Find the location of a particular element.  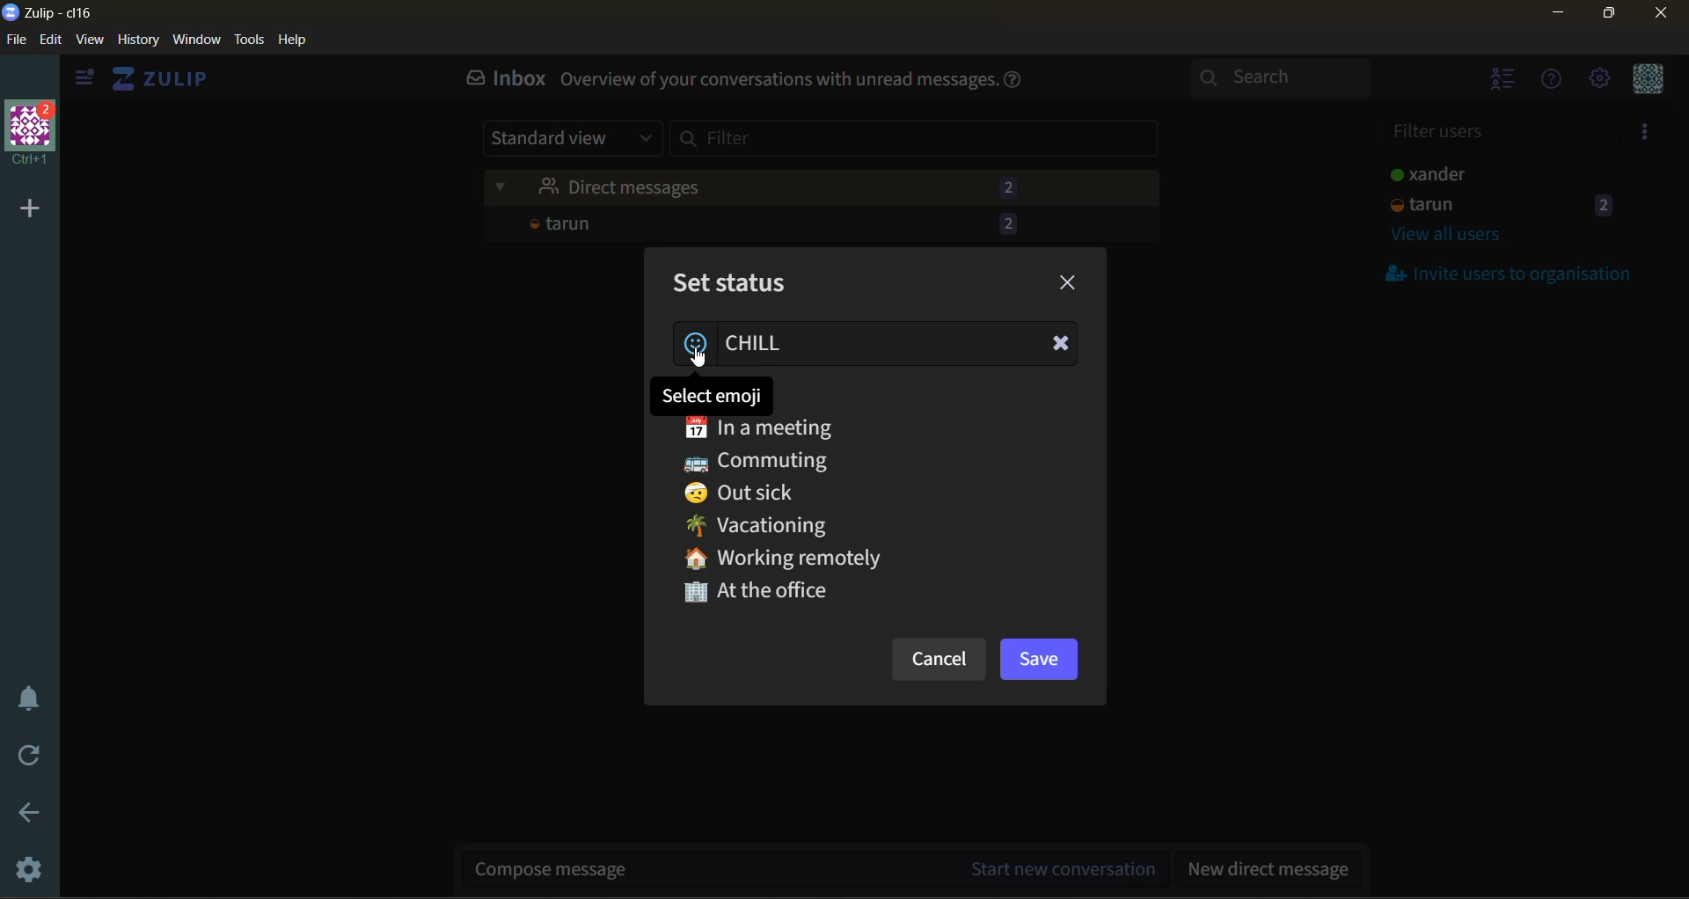

At the office is located at coordinates (767, 599).